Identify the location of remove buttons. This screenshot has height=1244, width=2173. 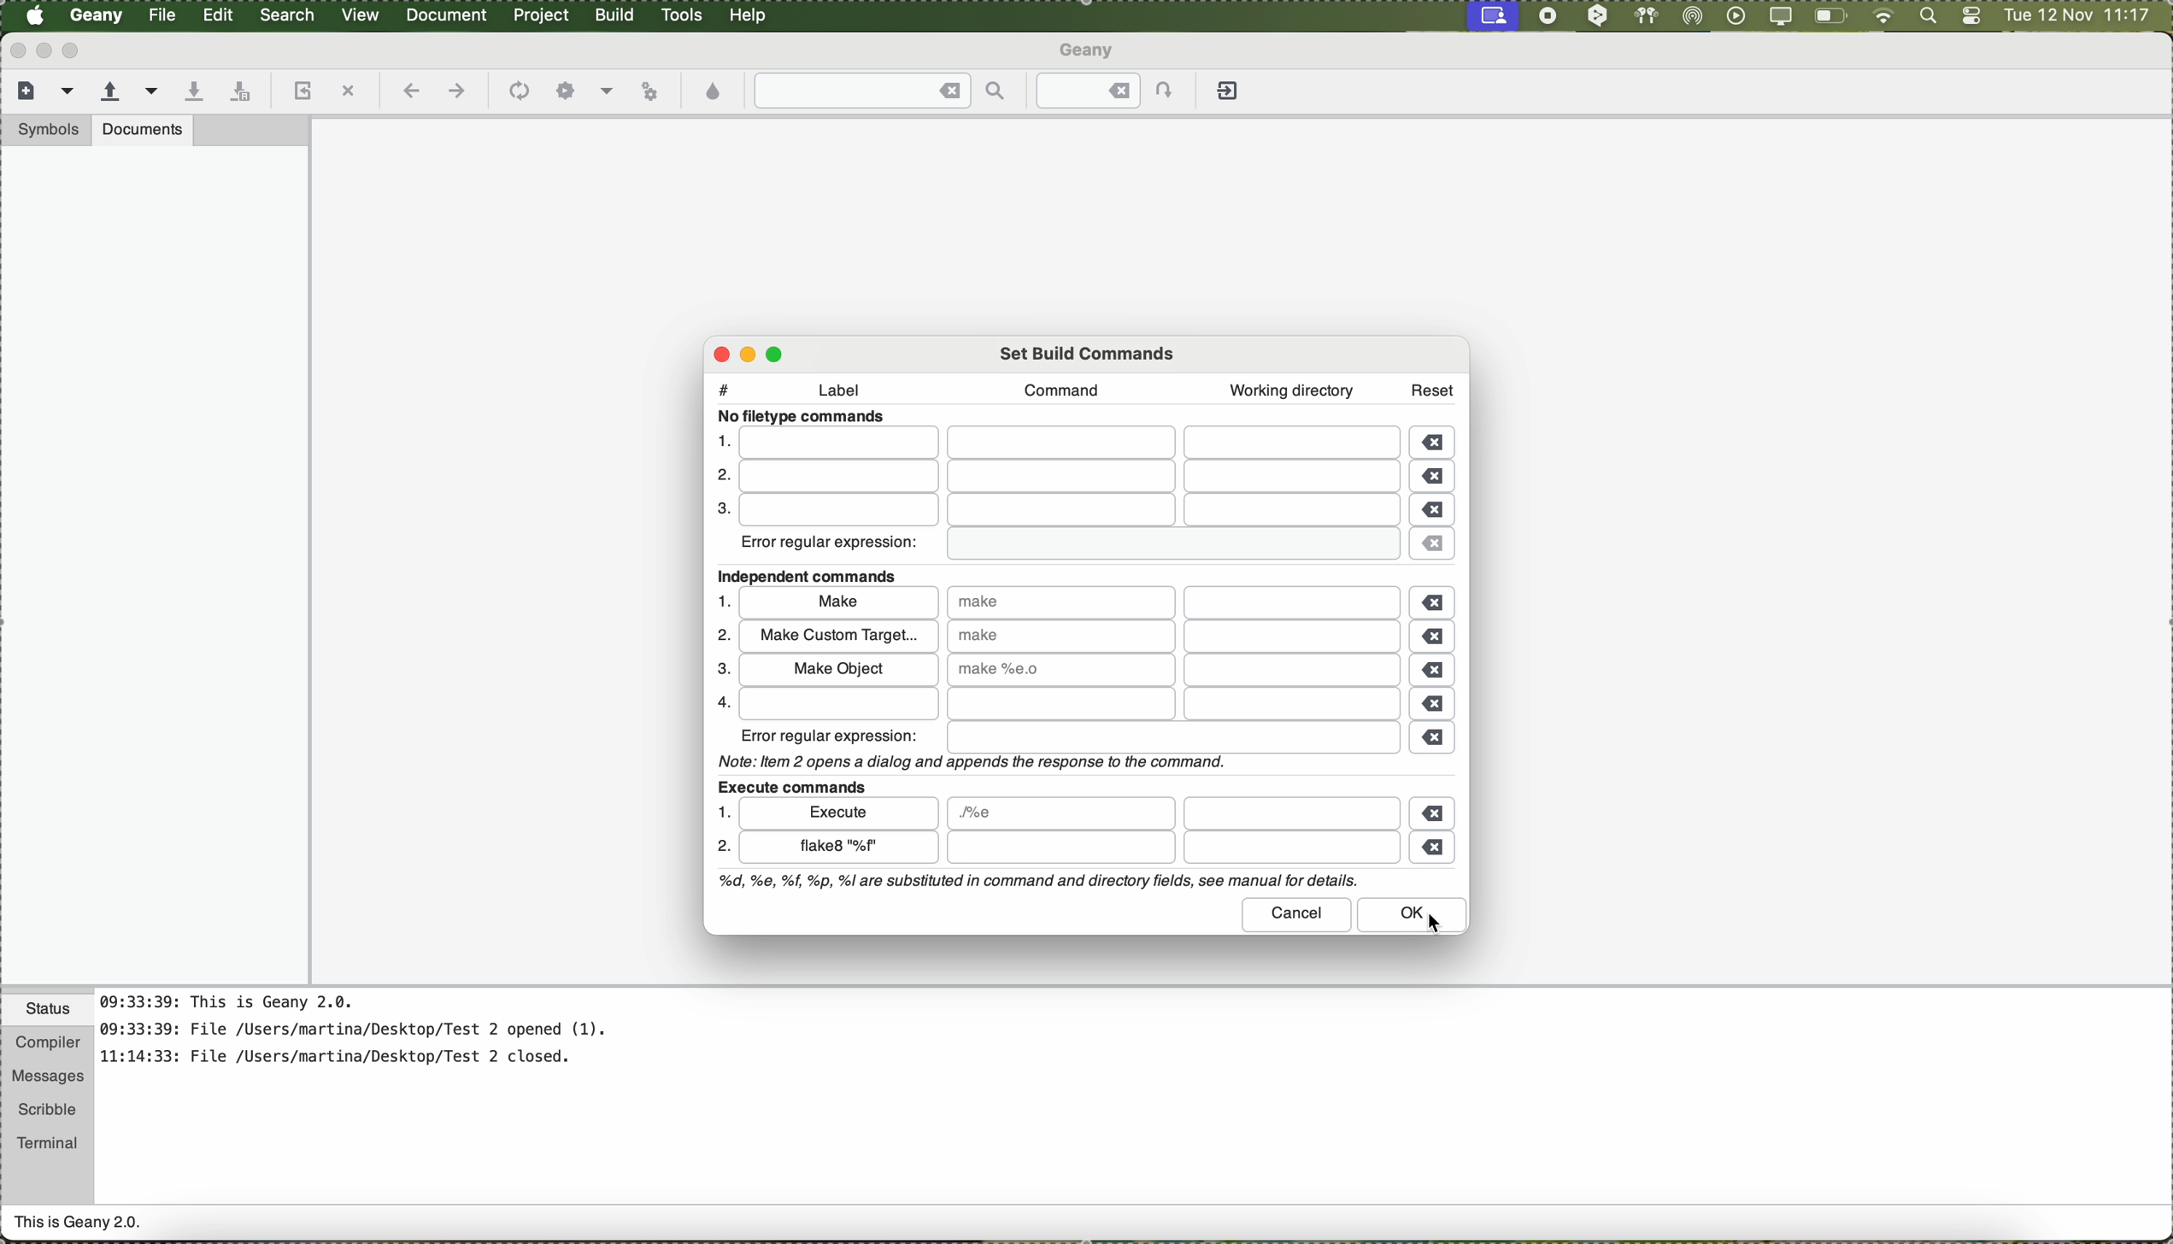
(1436, 646).